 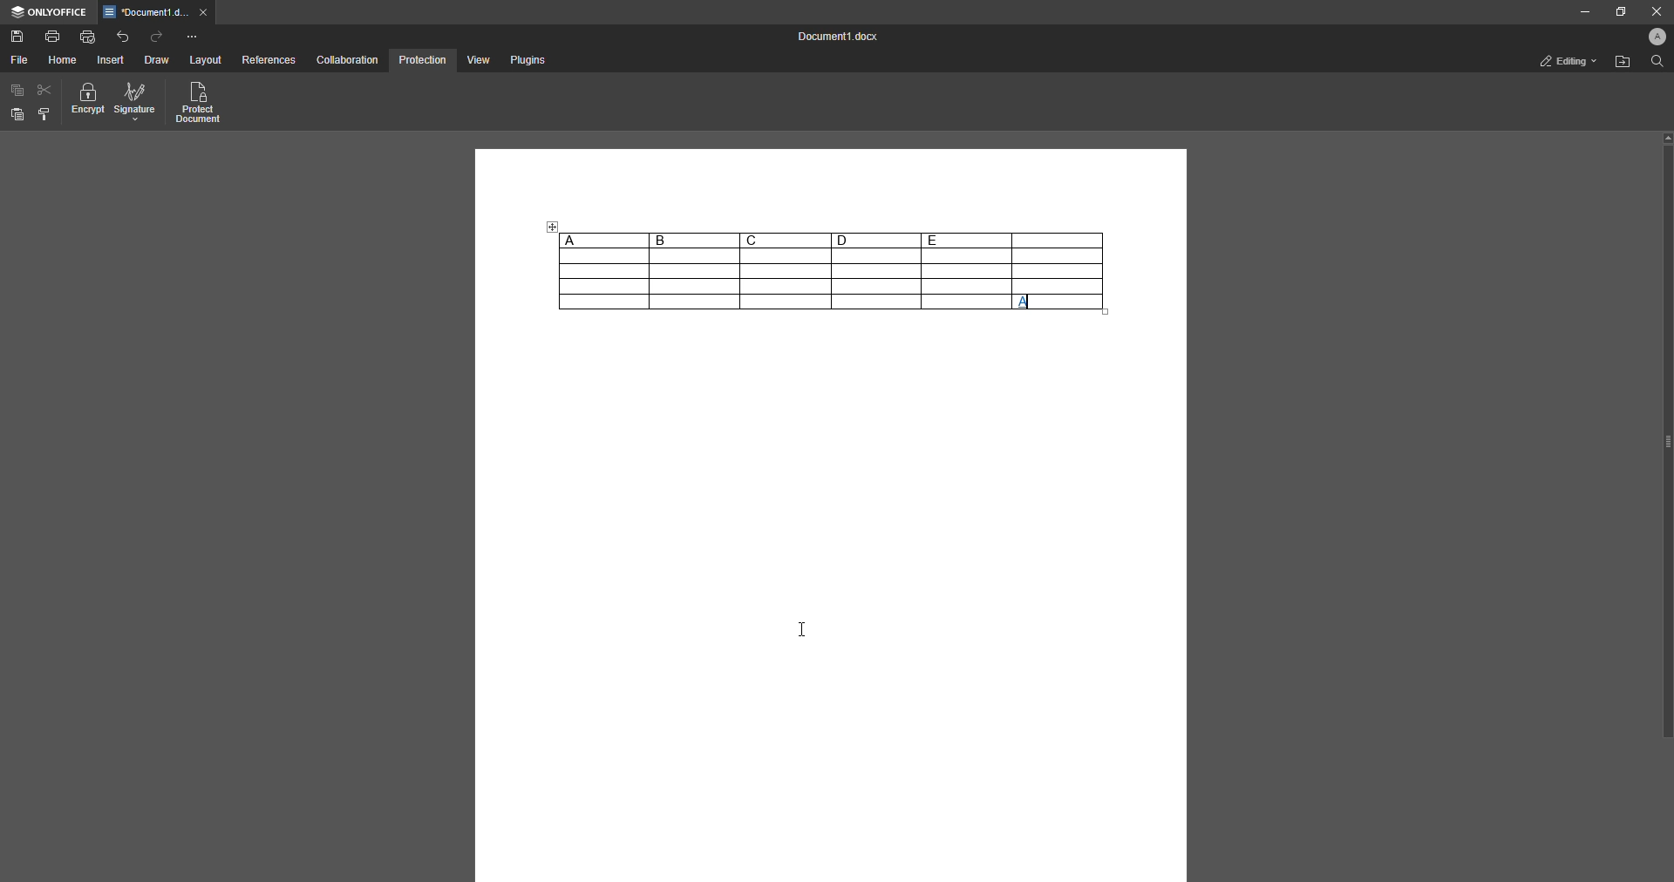 I want to click on Minimize, so click(x=1579, y=12).